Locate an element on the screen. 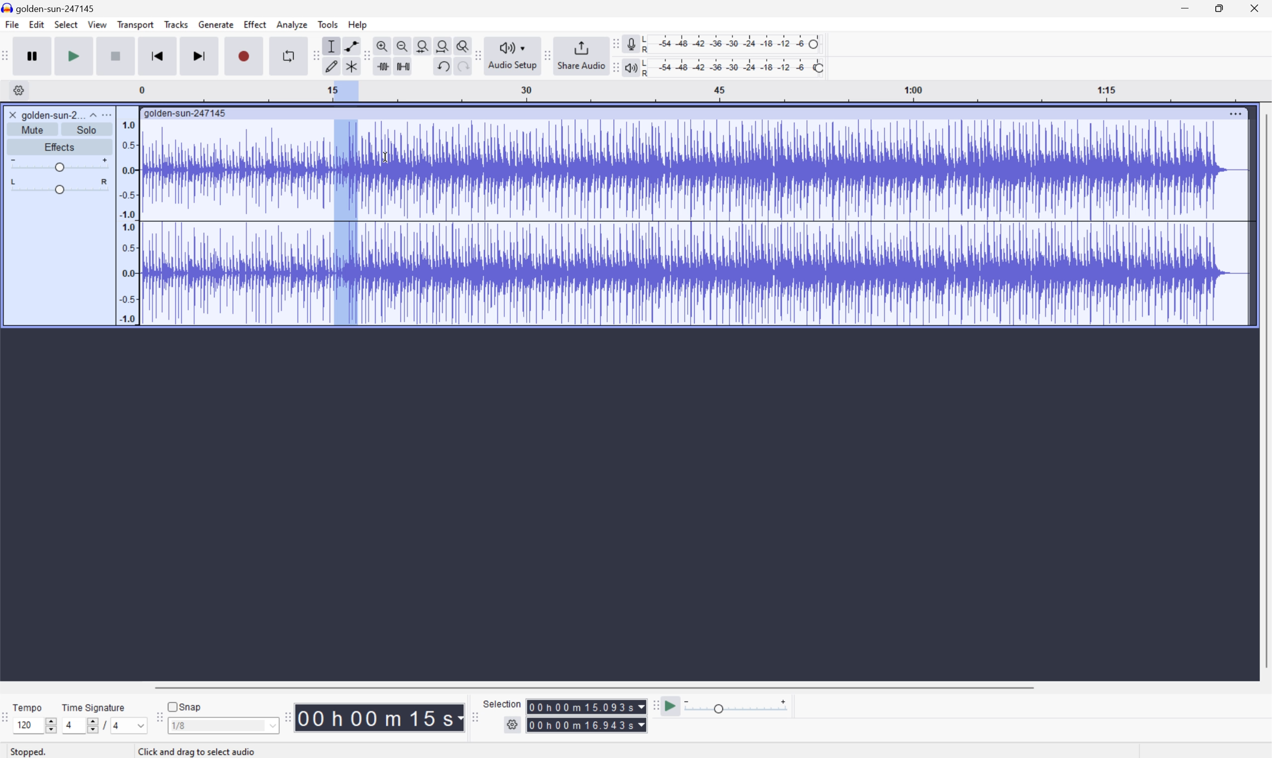  Skip to start is located at coordinates (158, 56).